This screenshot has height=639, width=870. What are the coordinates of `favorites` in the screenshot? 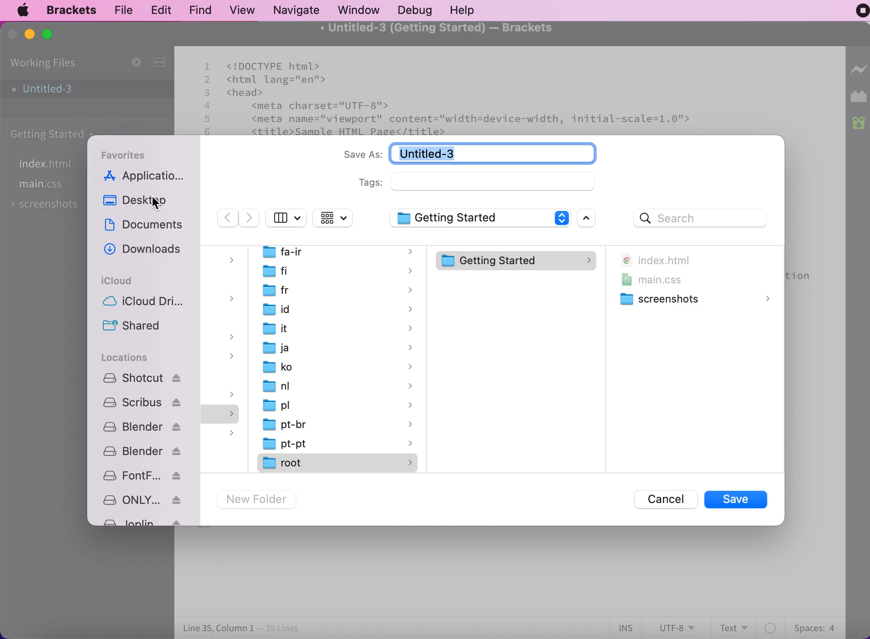 It's located at (126, 156).